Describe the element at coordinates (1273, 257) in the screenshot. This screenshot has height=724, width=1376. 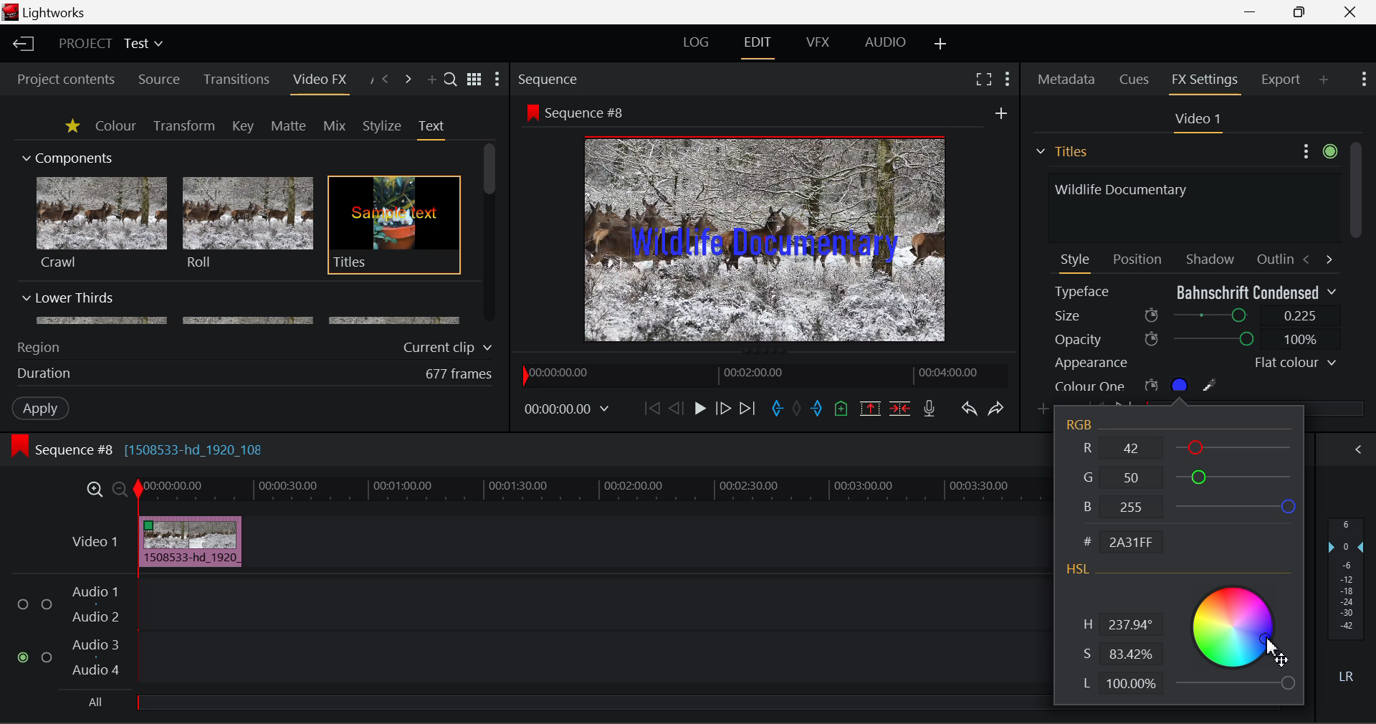
I see `Outline` at that location.